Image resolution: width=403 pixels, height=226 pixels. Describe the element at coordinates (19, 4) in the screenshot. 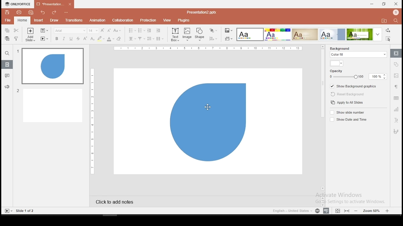

I see `icon` at that location.